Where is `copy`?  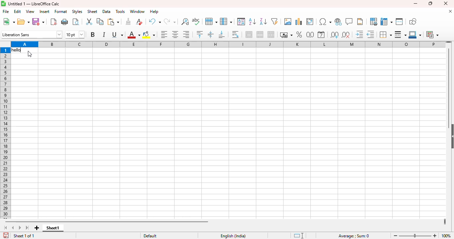
copy is located at coordinates (100, 21).